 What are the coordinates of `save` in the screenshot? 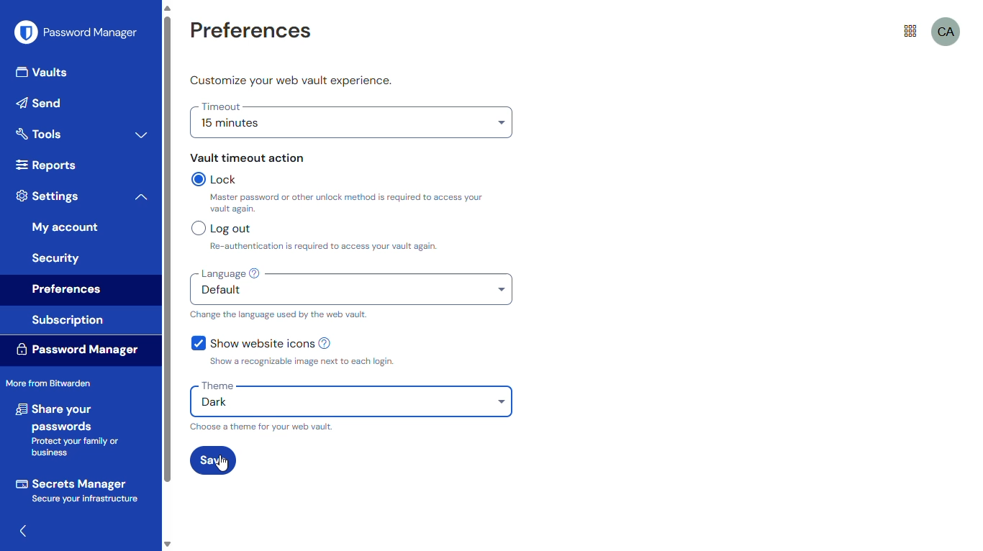 It's located at (212, 460).